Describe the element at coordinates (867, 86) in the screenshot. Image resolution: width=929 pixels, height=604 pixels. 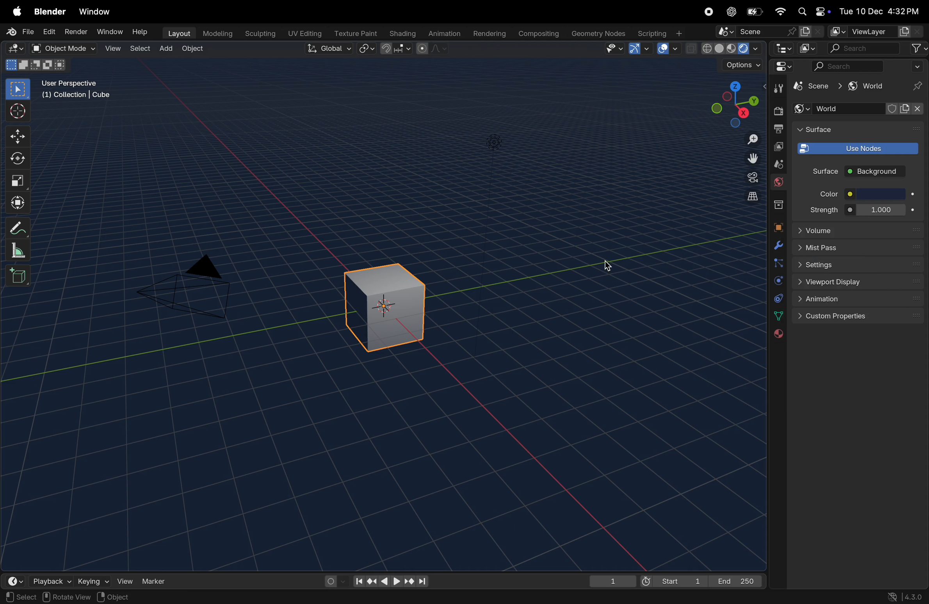
I see `world` at that location.